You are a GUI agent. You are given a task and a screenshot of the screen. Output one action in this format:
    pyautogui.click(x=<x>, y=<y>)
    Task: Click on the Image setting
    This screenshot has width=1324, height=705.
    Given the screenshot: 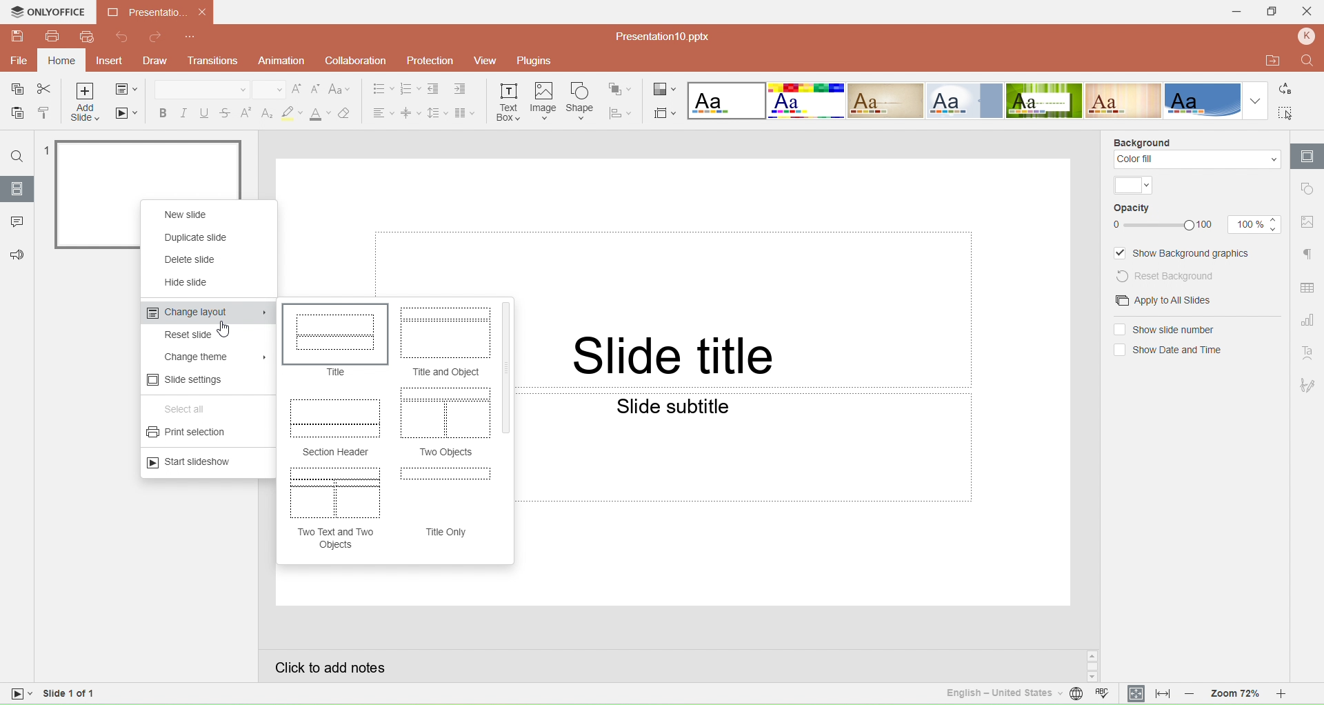 What is the action you would take?
    pyautogui.click(x=1307, y=222)
    